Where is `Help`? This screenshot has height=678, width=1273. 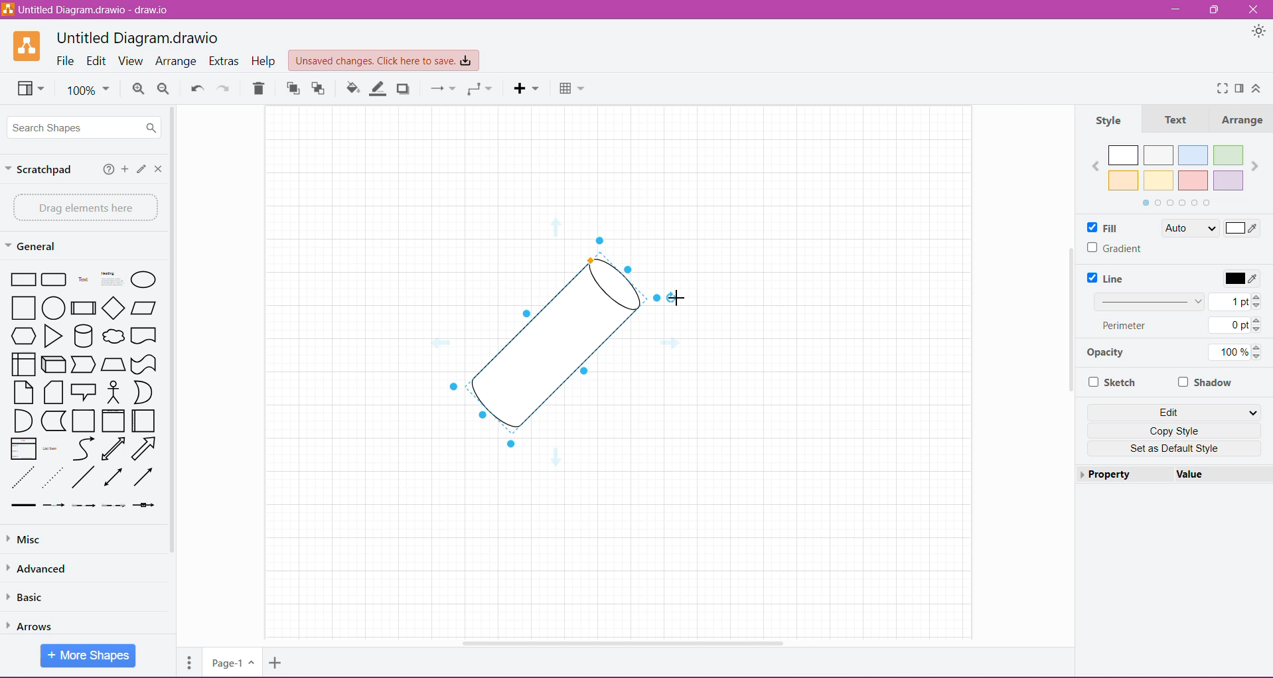
Help is located at coordinates (264, 62).